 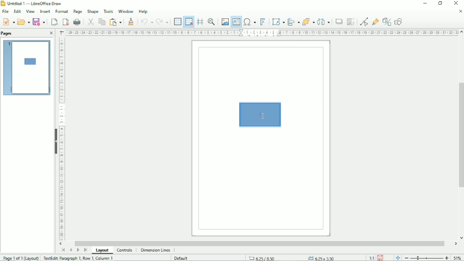 What do you see at coordinates (56, 141) in the screenshot?
I see `Hide` at bounding box center [56, 141].